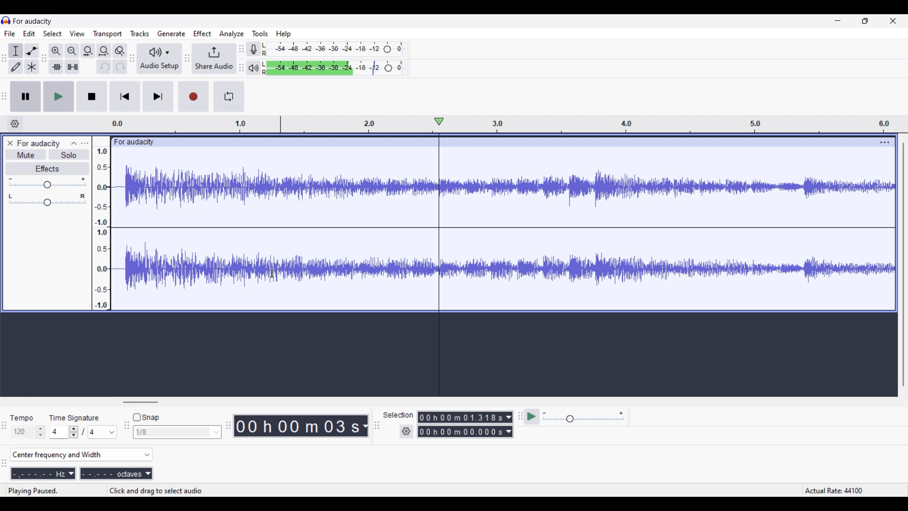  Describe the element at coordinates (83, 432) in the screenshot. I see `Time signature settings` at that location.